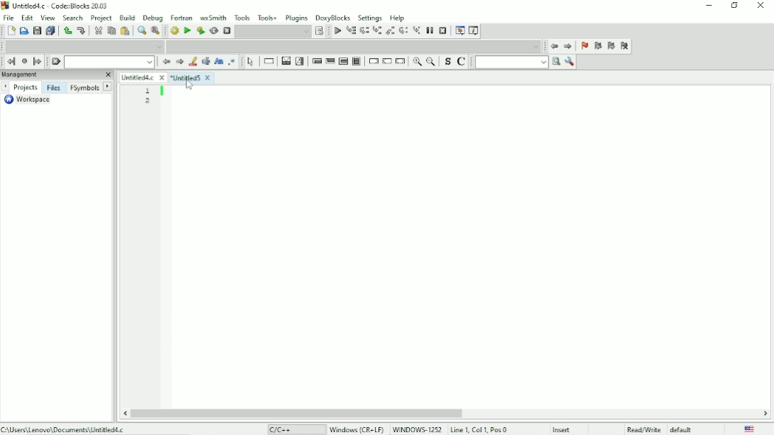  Describe the element at coordinates (111, 31) in the screenshot. I see `Copy` at that location.